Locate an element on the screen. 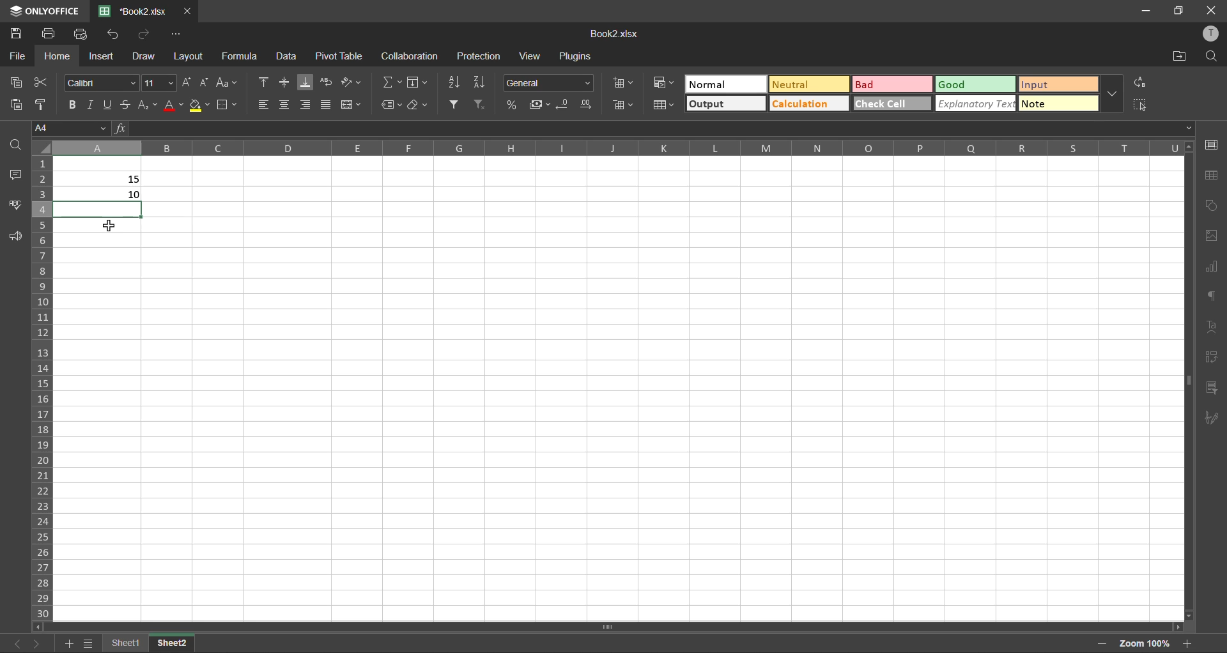  neutral is located at coordinates (811, 86).